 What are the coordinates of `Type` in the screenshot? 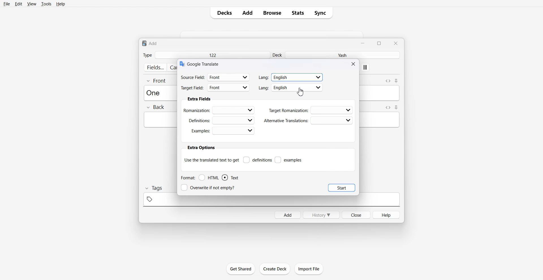 It's located at (147, 55).